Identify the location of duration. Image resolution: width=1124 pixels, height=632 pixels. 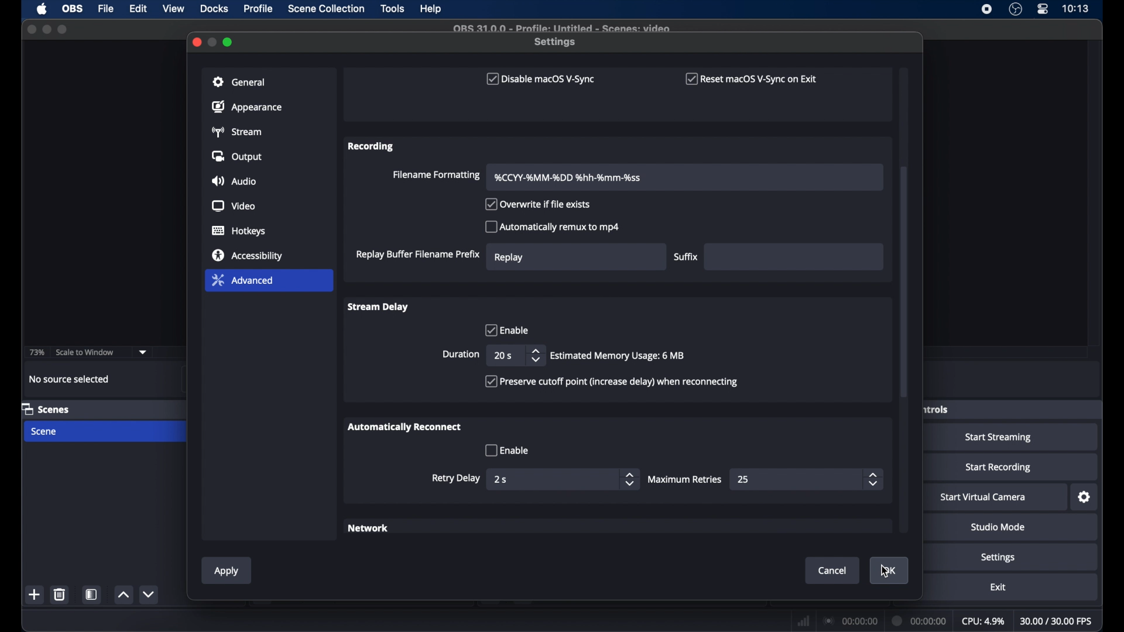
(920, 620).